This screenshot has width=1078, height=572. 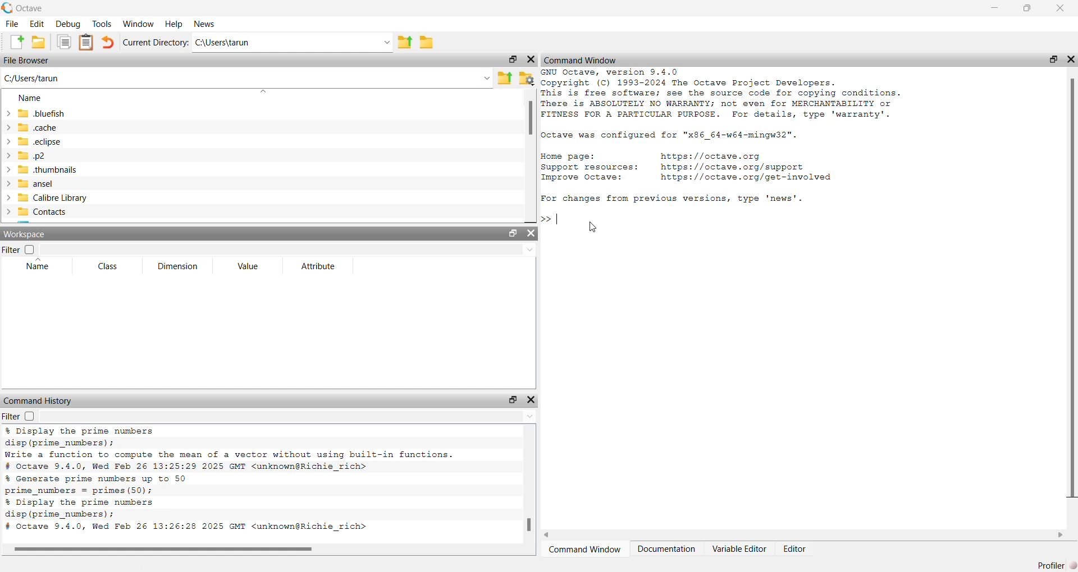 I want to click on undo, so click(x=107, y=42).